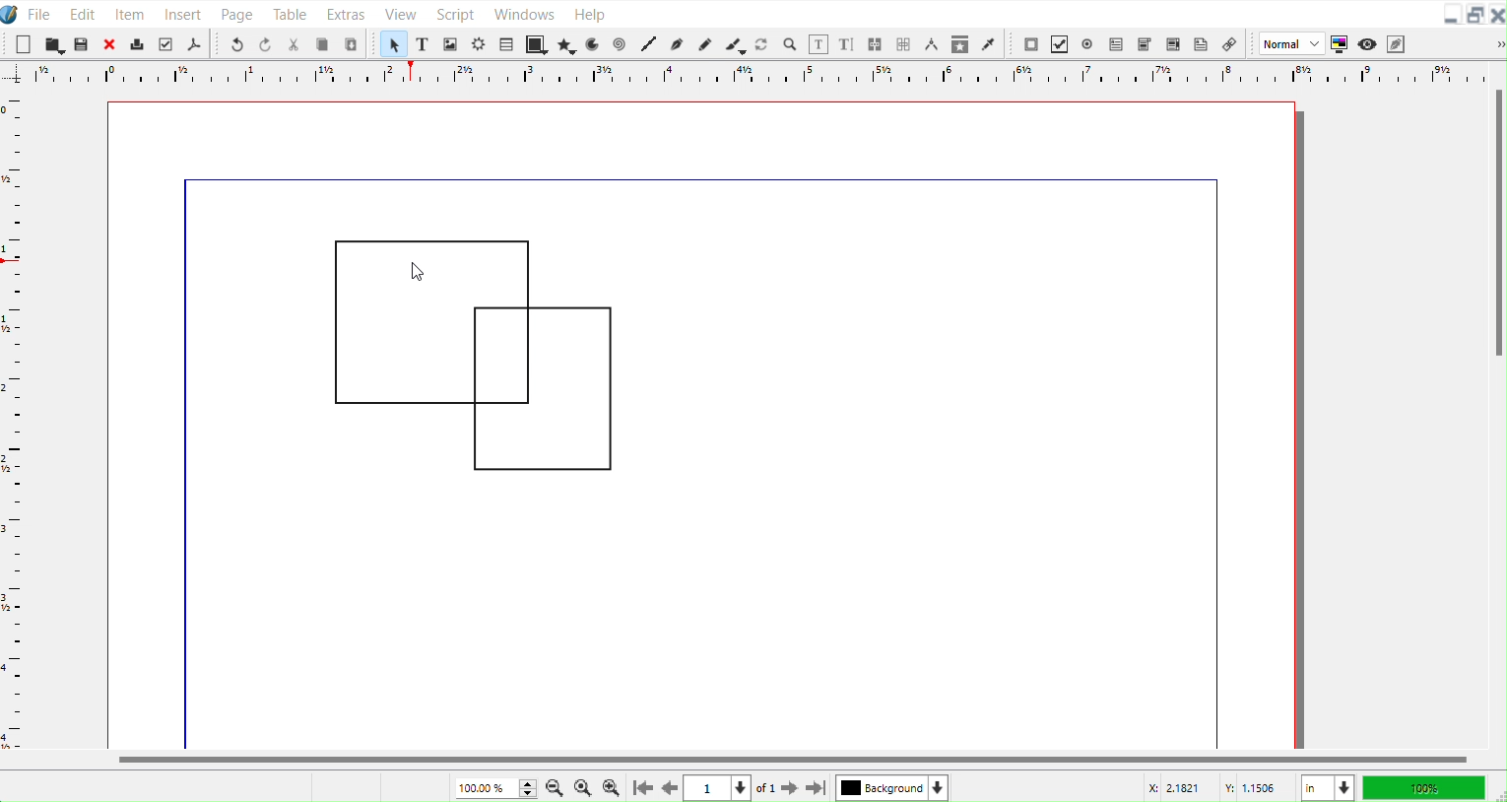 The width and height of the screenshot is (1507, 802). What do you see at coordinates (701, 178) in the screenshot?
I see `line` at bounding box center [701, 178].